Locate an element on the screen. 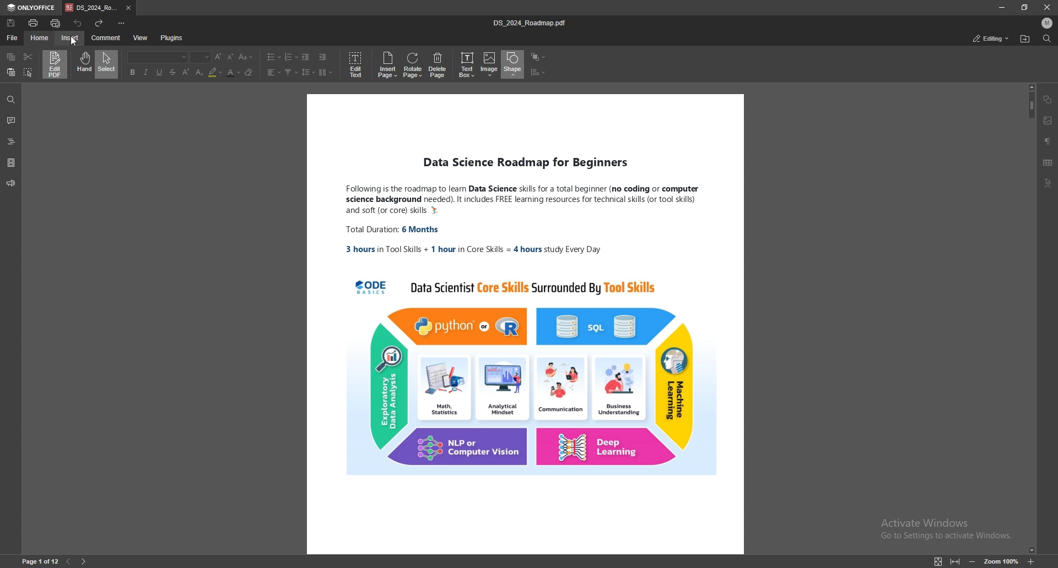 This screenshot has width=1058, height=568. paste is located at coordinates (11, 73).